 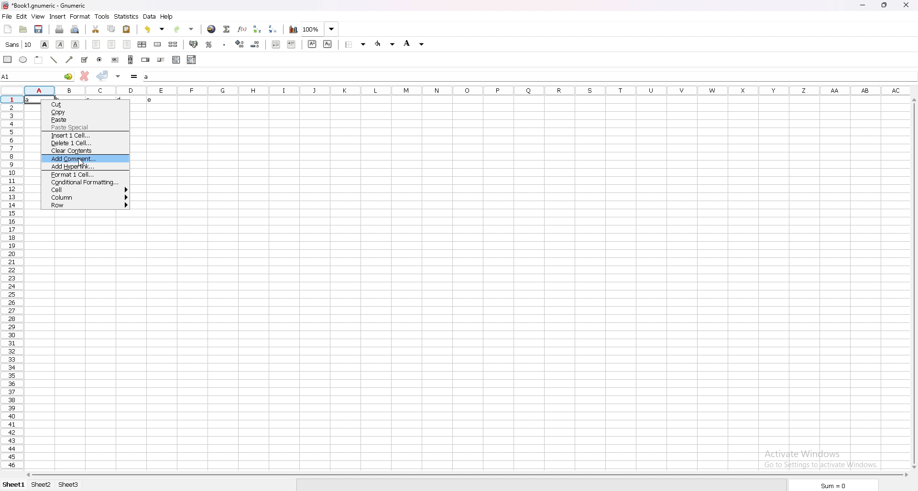 What do you see at coordinates (102, 75) in the screenshot?
I see `accept change` at bounding box center [102, 75].